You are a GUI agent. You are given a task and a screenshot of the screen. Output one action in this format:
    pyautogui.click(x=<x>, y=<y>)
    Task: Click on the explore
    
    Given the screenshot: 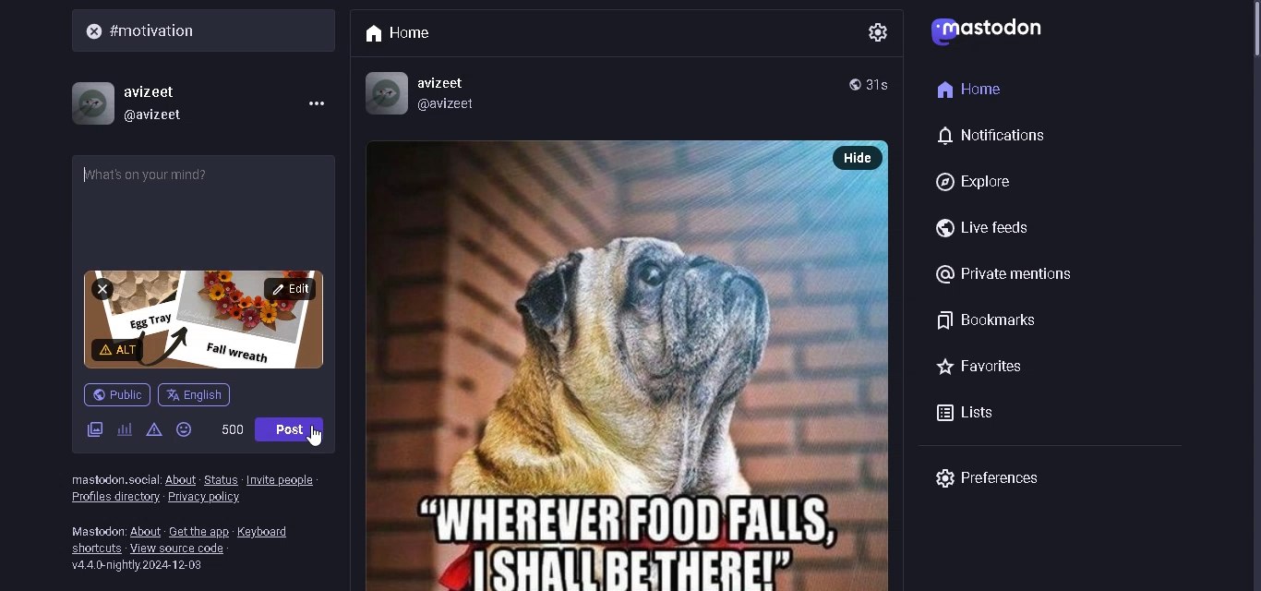 What is the action you would take?
    pyautogui.click(x=979, y=178)
    